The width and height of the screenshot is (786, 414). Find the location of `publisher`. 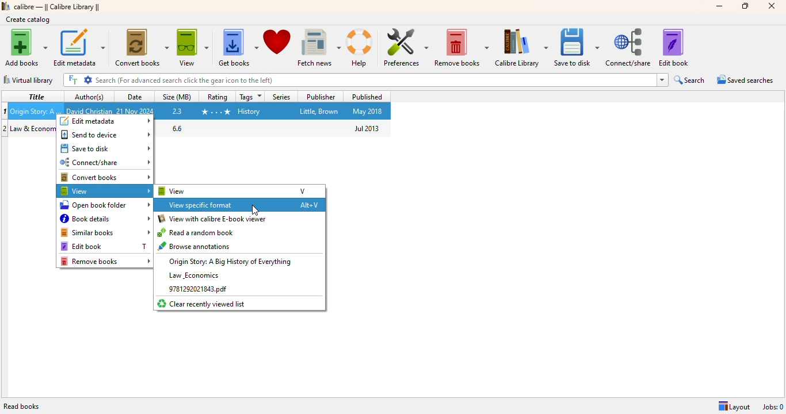

publisher is located at coordinates (320, 97).